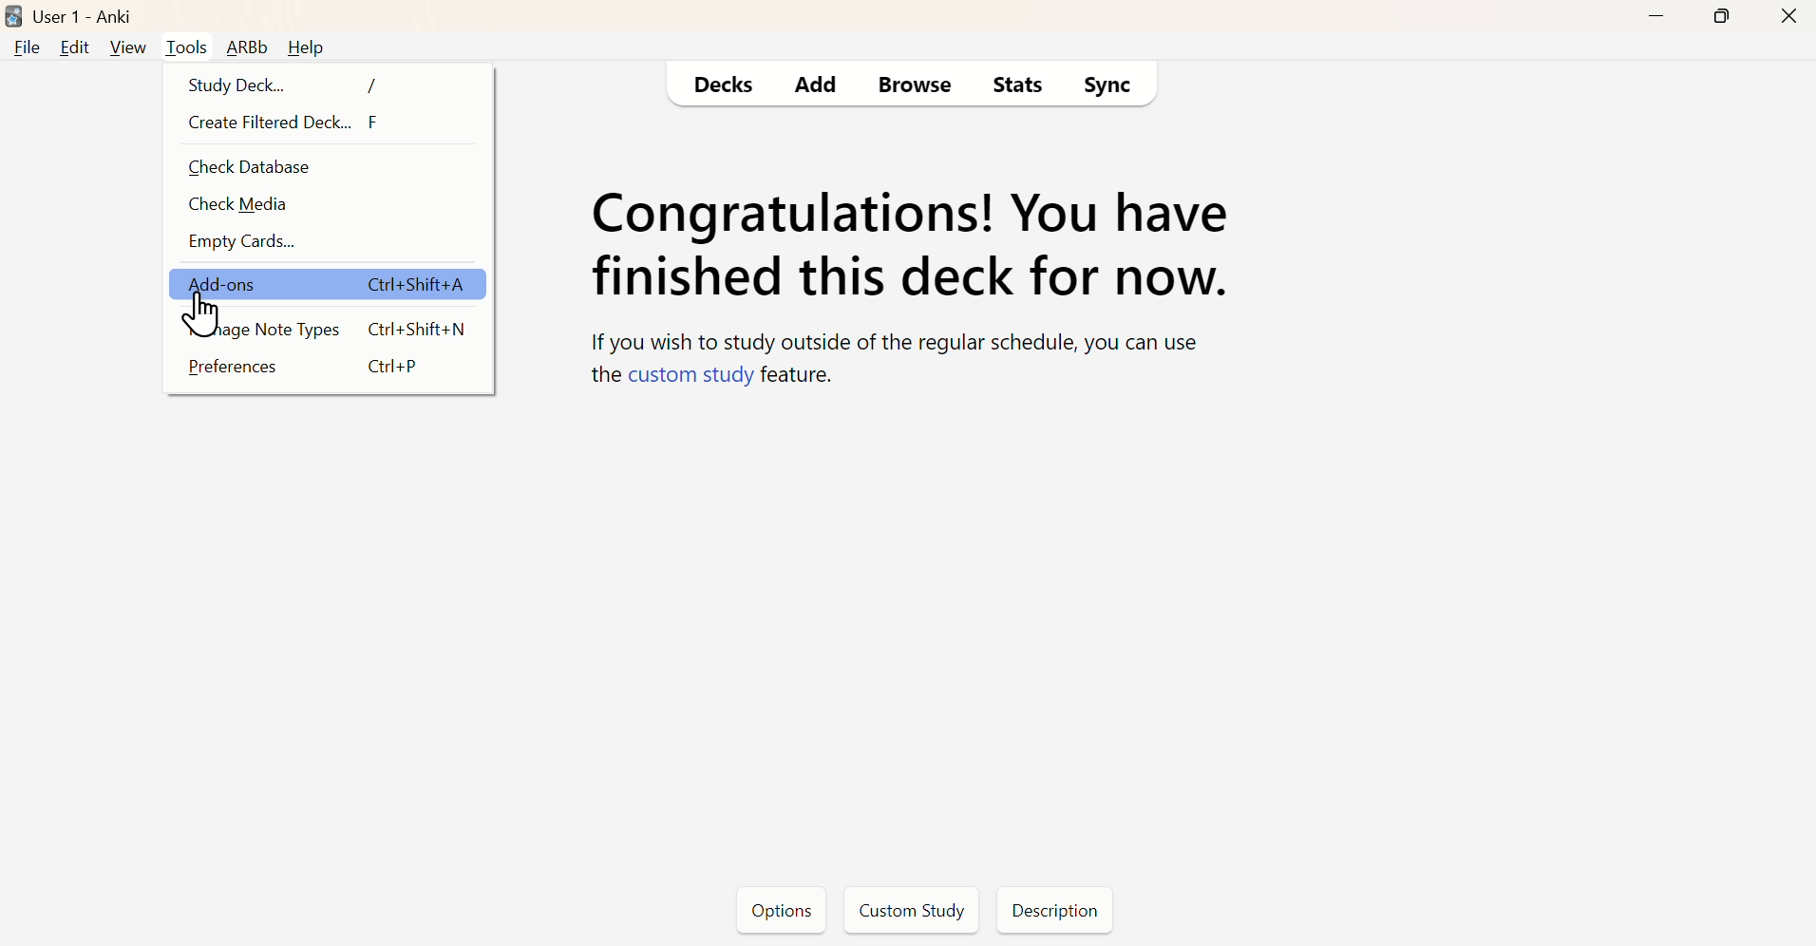 This screenshot has width=1816, height=946. What do you see at coordinates (1016, 86) in the screenshot?
I see `Stats` at bounding box center [1016, 86].